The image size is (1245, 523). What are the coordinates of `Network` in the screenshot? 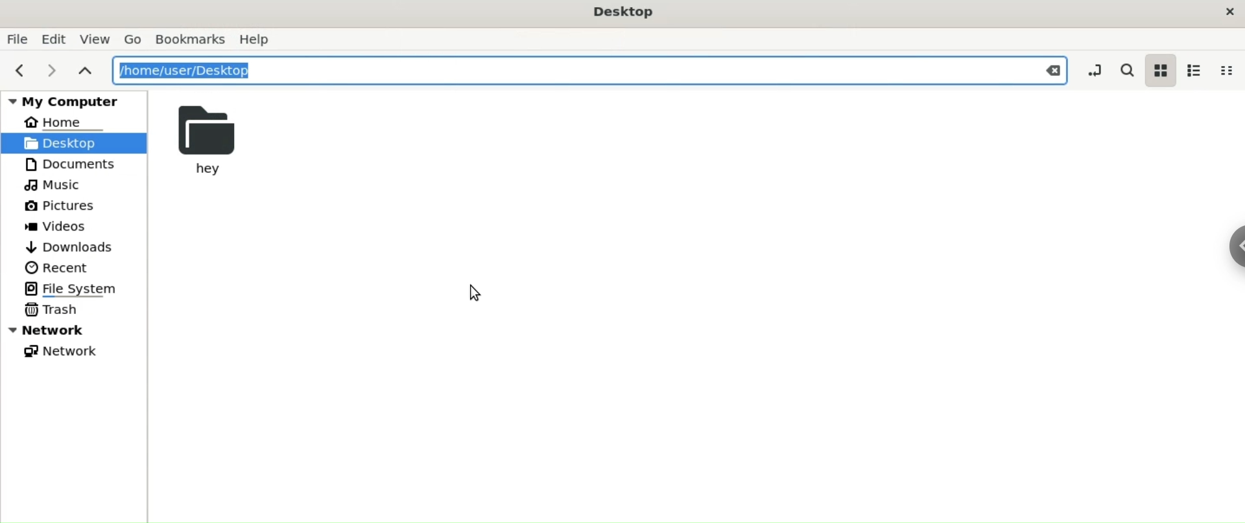 It's located at (74, 329).